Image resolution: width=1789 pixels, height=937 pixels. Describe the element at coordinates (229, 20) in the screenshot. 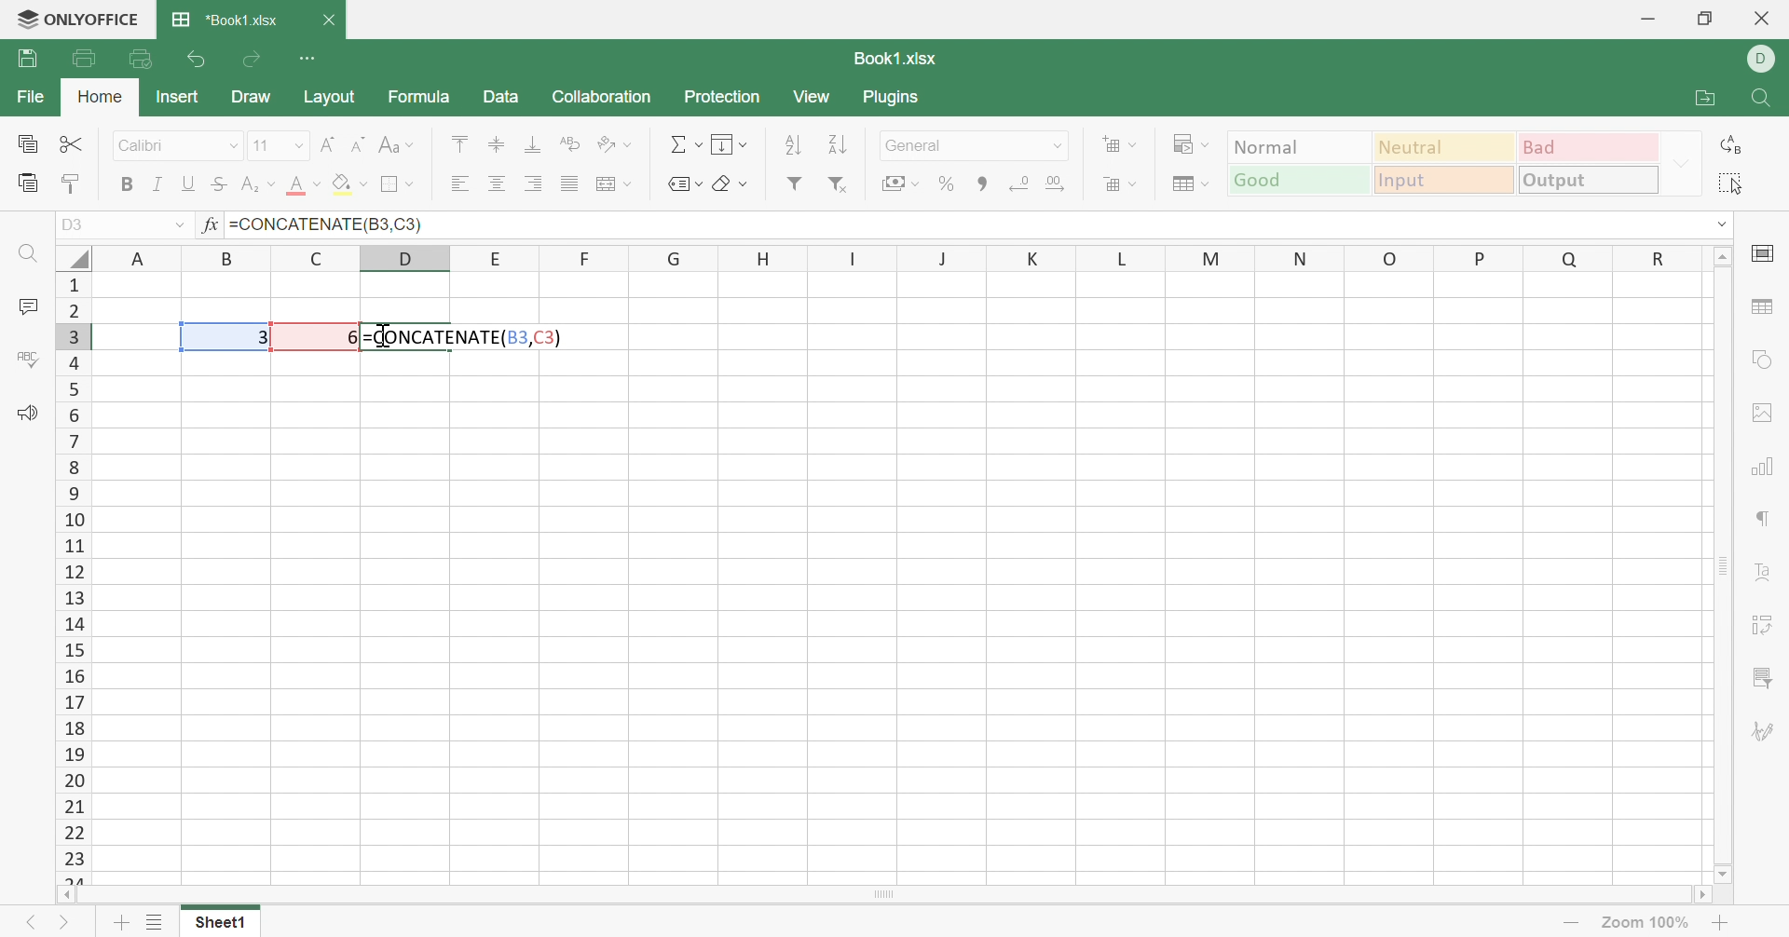

I see `*Book1.xlsx` at that location.